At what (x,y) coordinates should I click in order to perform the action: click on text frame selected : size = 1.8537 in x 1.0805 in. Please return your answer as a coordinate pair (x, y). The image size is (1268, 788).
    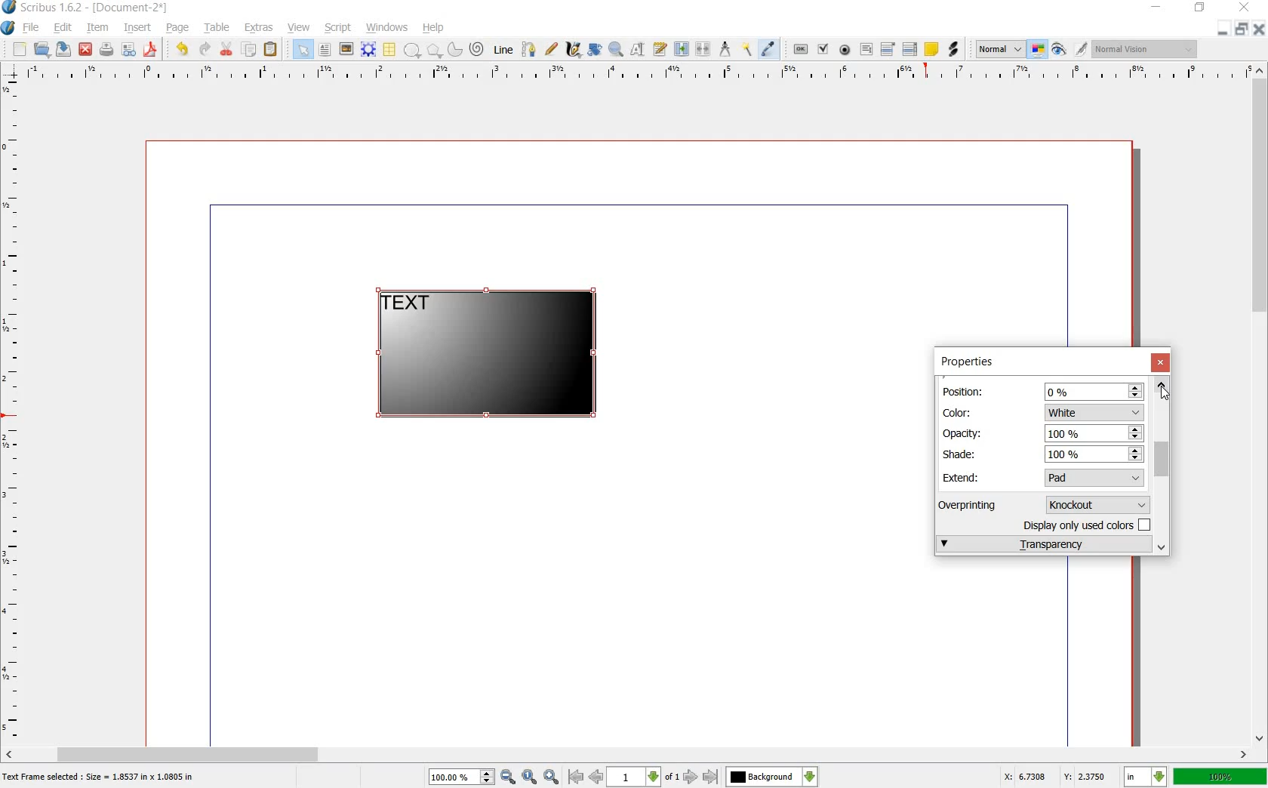
    Looking at the image, I should click on (101, 778).